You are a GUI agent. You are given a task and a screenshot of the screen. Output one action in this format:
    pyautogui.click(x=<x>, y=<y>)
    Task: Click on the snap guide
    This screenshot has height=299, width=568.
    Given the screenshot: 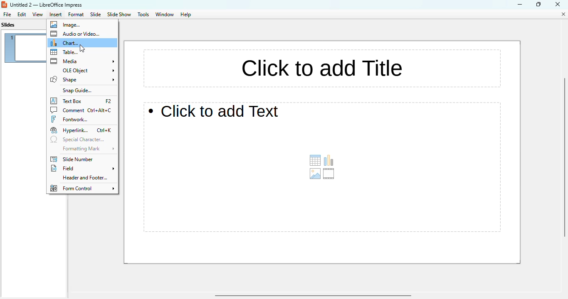 What is the action you would take?
    pyautogui.click(x=78, y=91)
    